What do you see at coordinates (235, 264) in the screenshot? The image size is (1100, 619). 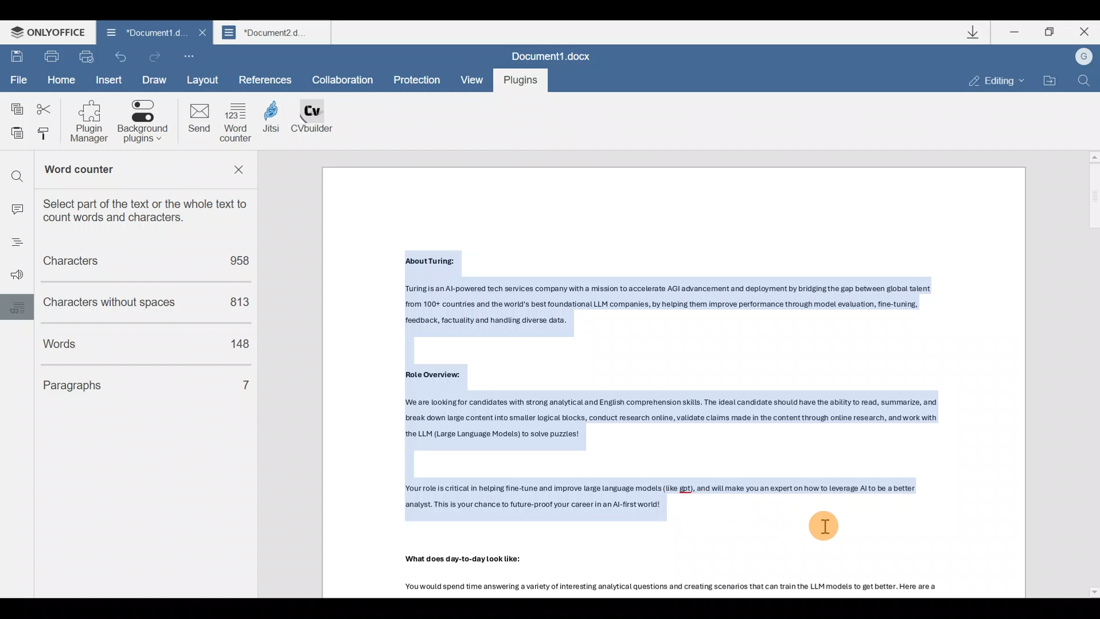 I see `958` at bounding box center [235, 264].